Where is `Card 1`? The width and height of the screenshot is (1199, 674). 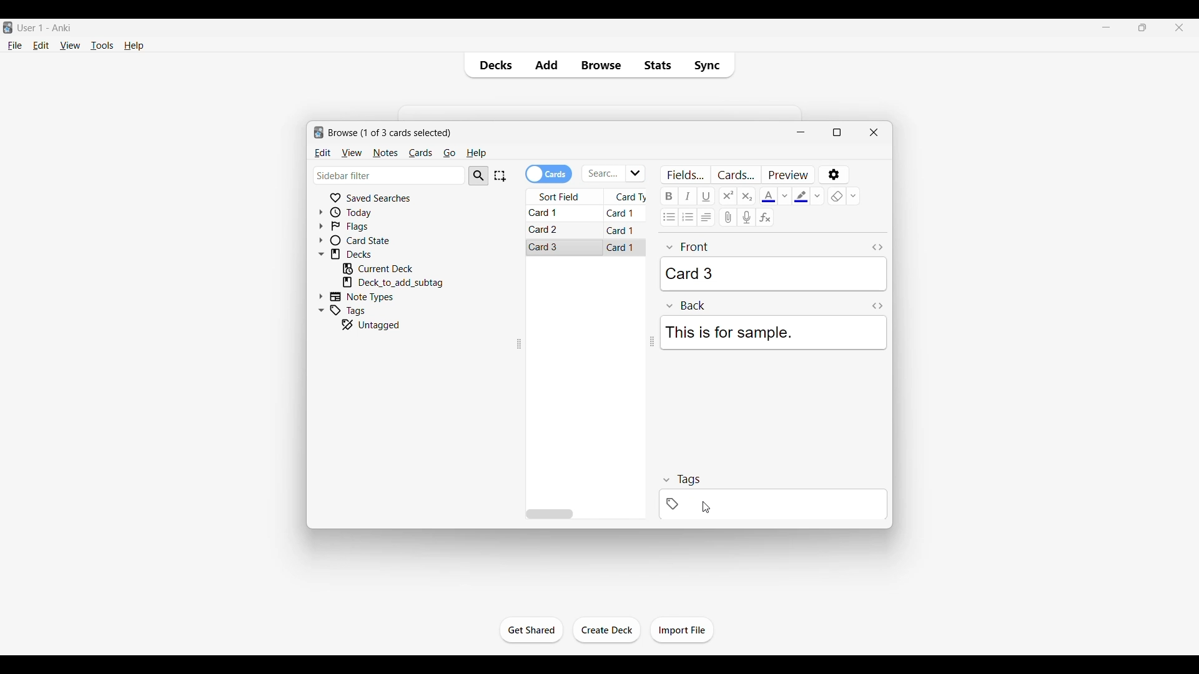
Card 1 is located at coordinates (548, 214).